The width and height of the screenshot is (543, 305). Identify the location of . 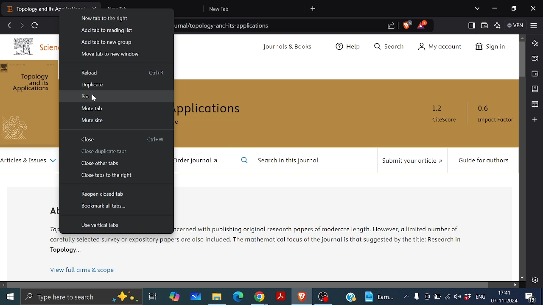
(20, 128).